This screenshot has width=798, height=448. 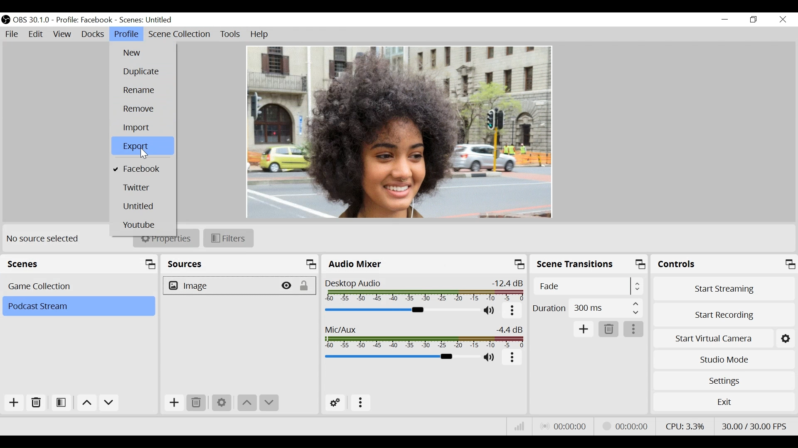 I want to click on Tools, so click(x=231, y=34).